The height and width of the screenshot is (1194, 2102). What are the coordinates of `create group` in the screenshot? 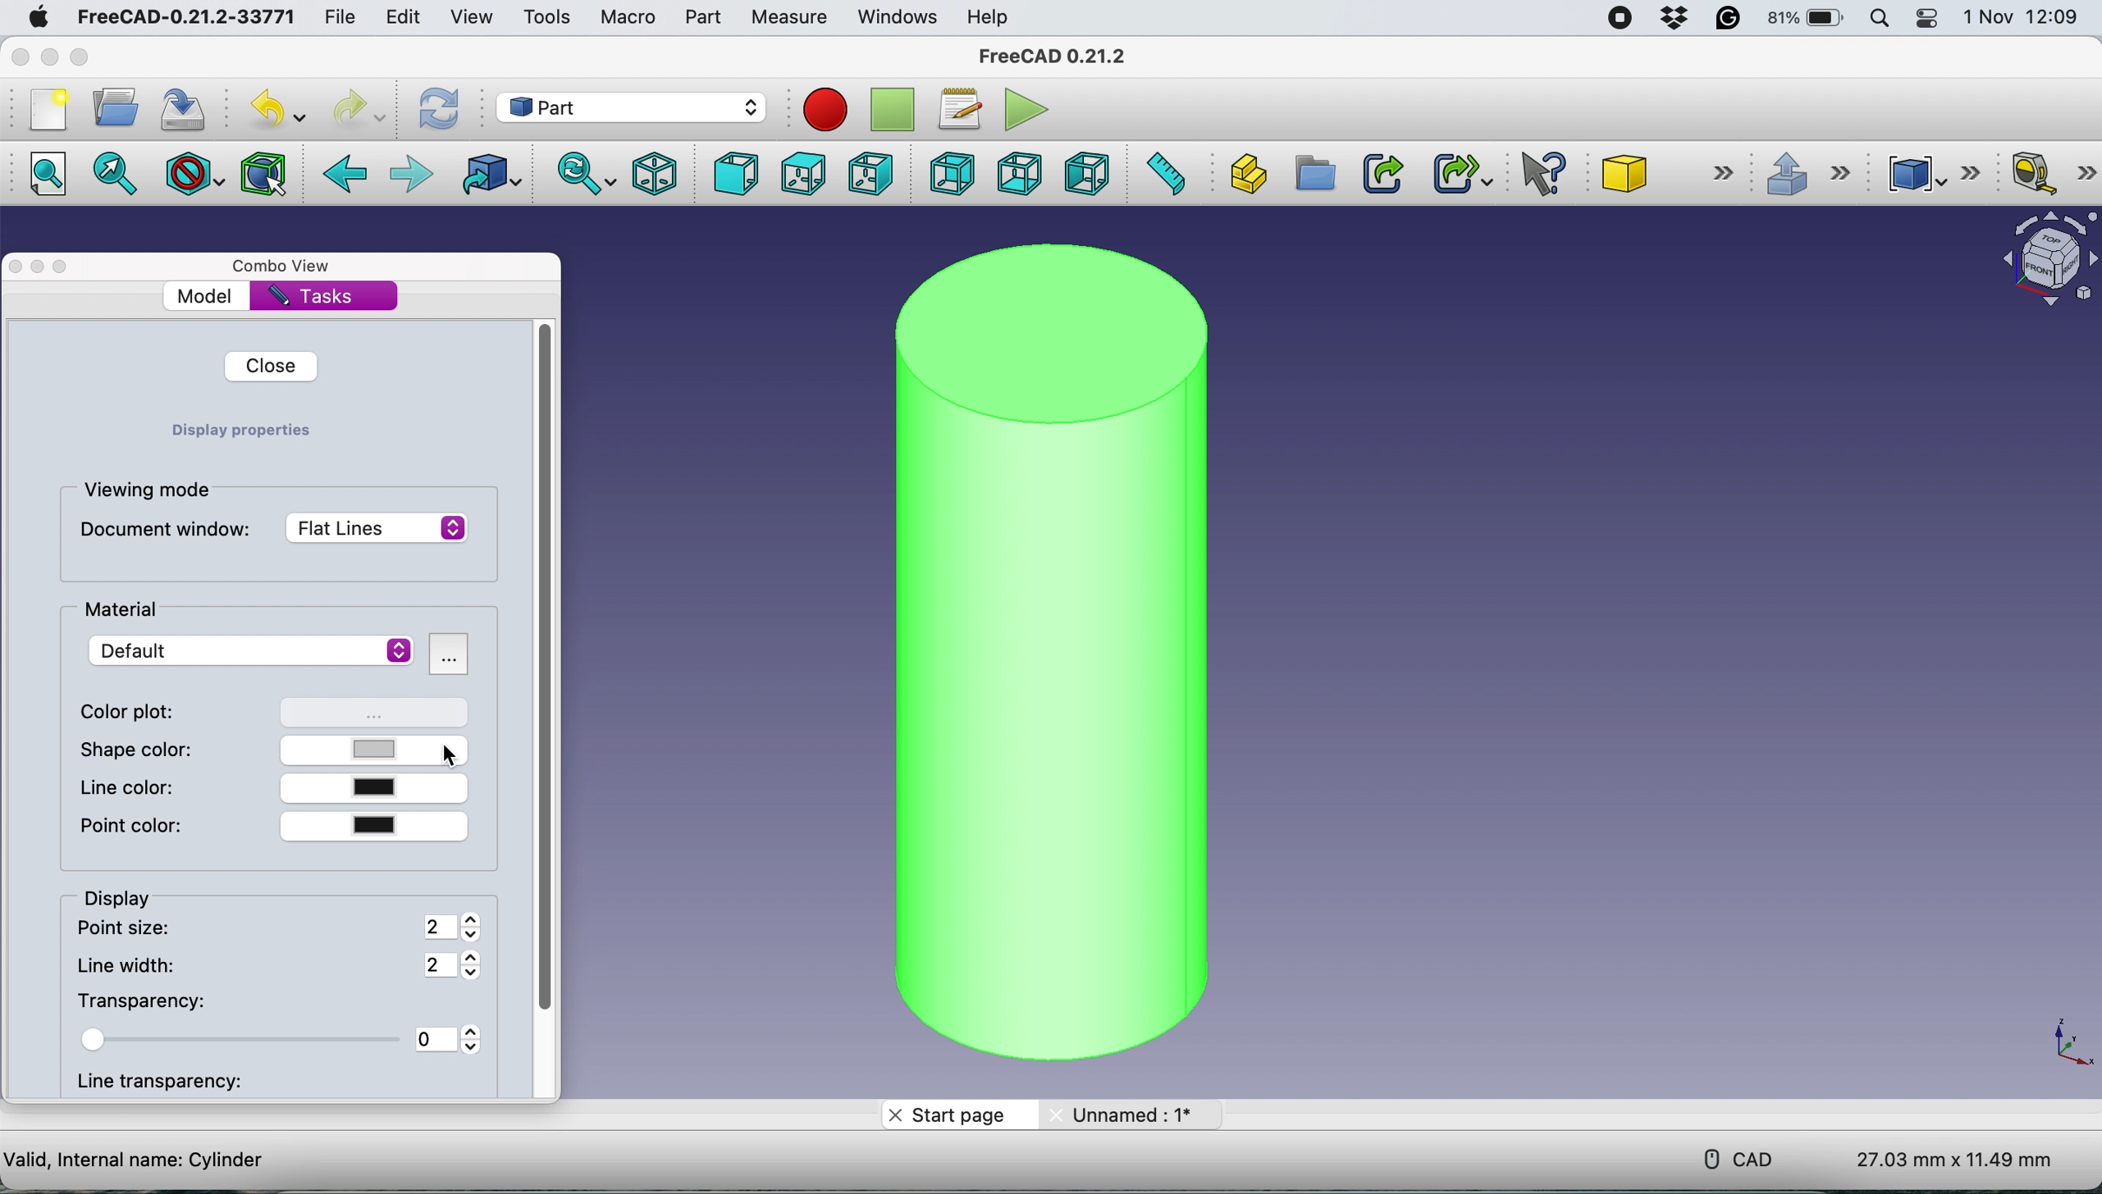 It's located at (1313, 174).